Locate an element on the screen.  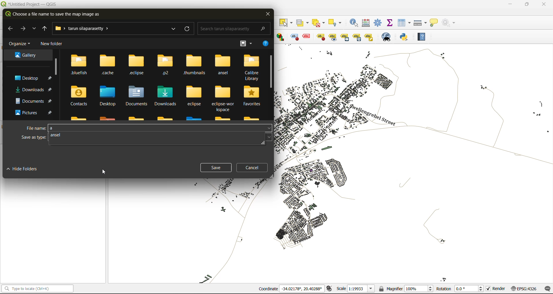
log messages is located at coordinates (546, 288).